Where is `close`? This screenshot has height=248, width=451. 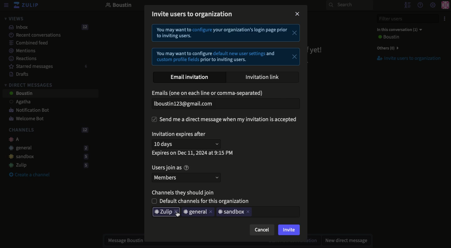
close is located at coordinates (211, 212).